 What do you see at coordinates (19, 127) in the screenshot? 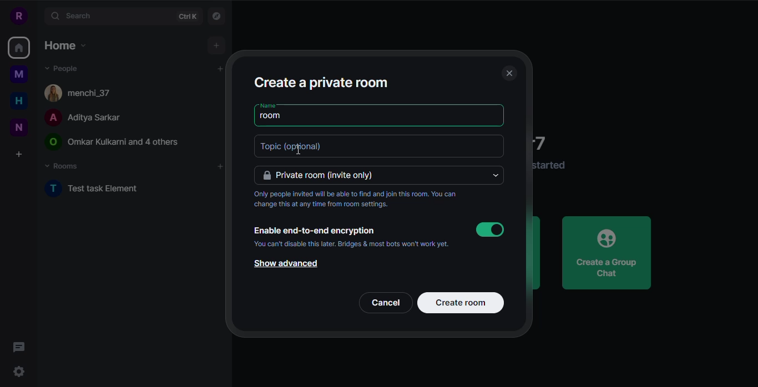
I see `new` at bounding box center [19, 127].